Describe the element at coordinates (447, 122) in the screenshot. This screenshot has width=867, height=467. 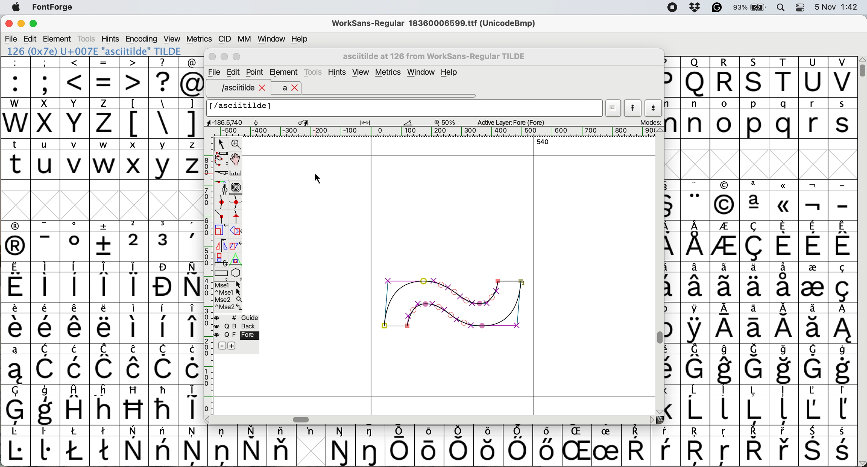
I see `zoom scale` at that location.